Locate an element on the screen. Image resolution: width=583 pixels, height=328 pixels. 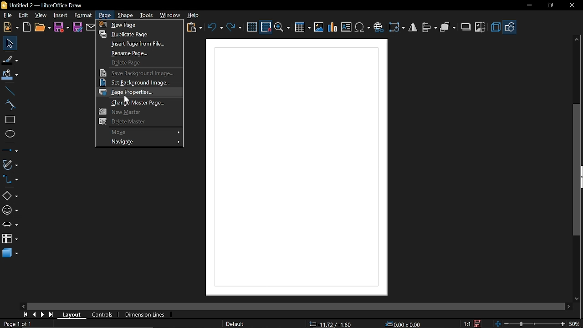
flip is located at coordinates (413, 28).